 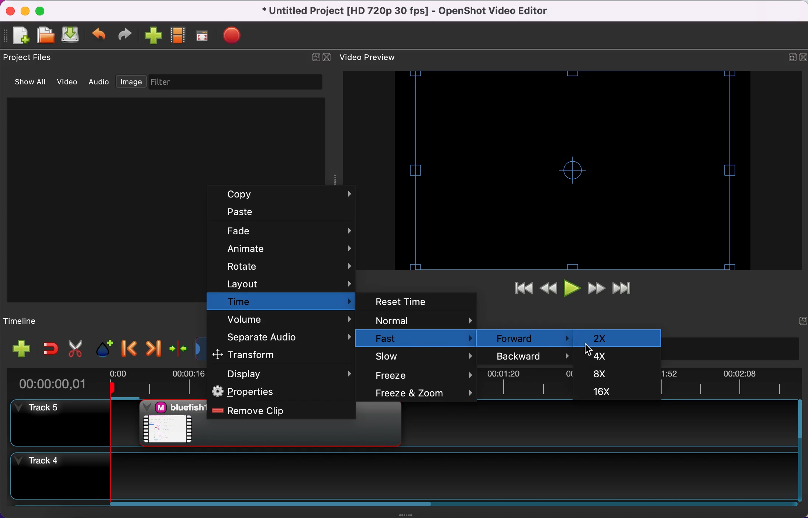 I want to click on filter, so click(x=234, y=82).